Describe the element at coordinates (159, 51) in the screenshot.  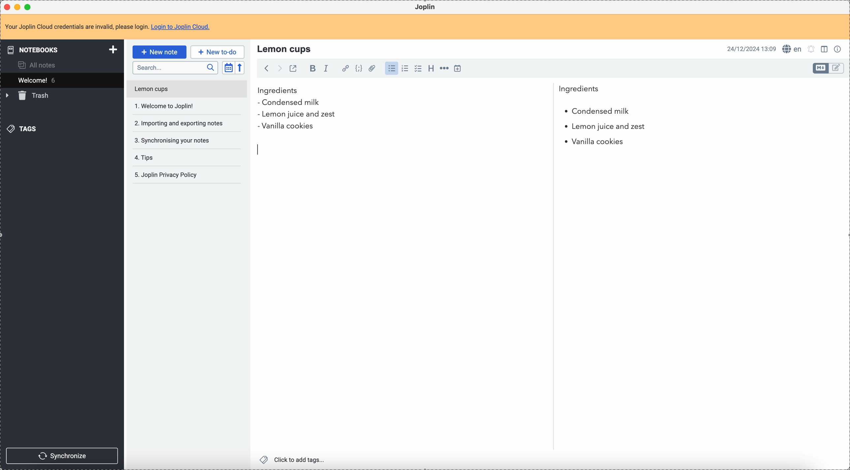
I see `click on new note` at that location.